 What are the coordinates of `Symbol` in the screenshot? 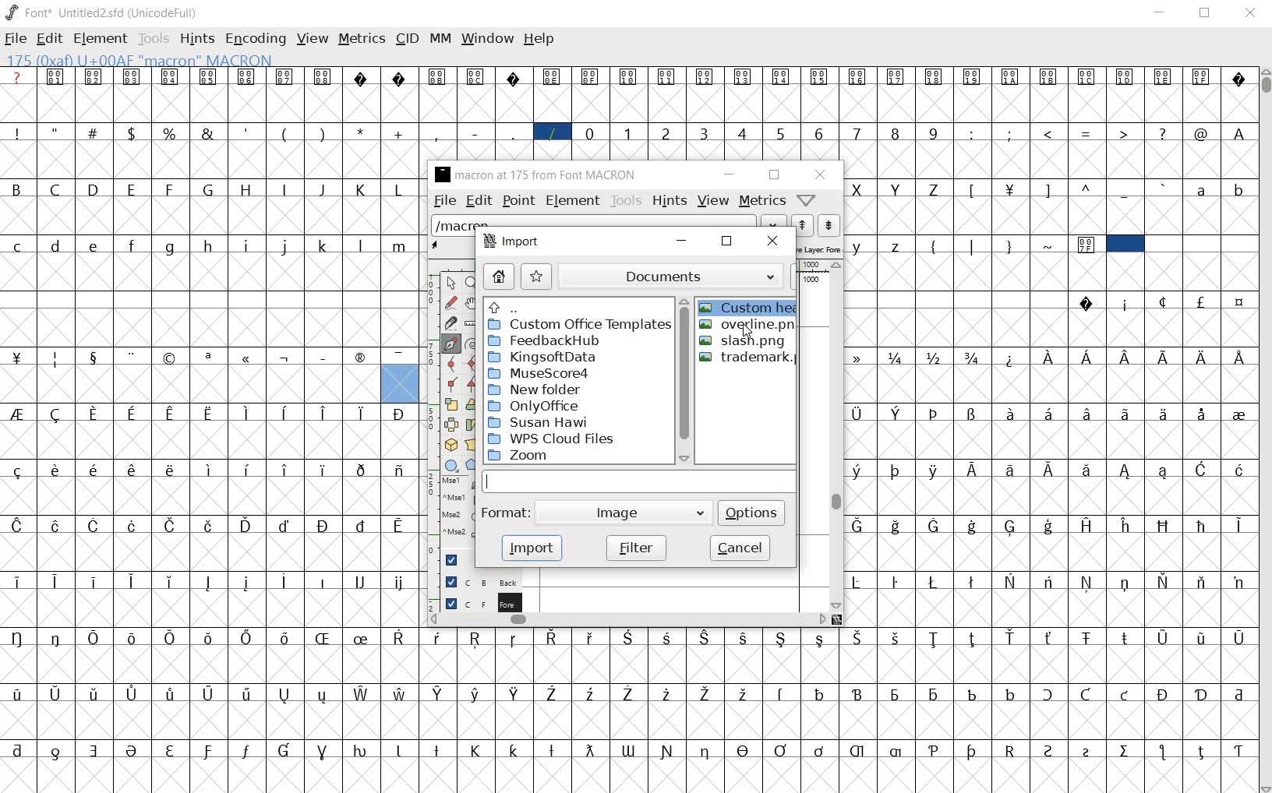 It's located at (171, 413).